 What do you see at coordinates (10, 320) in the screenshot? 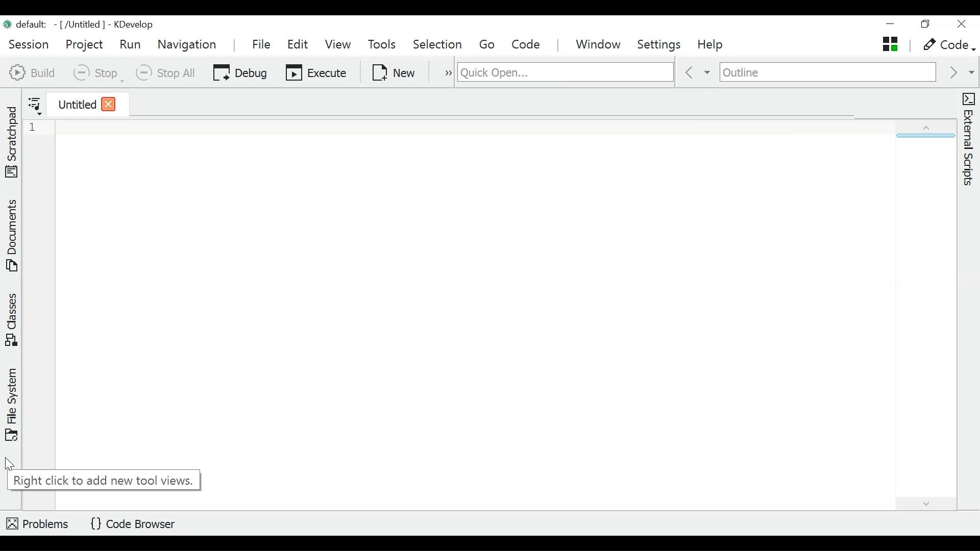
I see `Classes` at bounding box center [10, 320].